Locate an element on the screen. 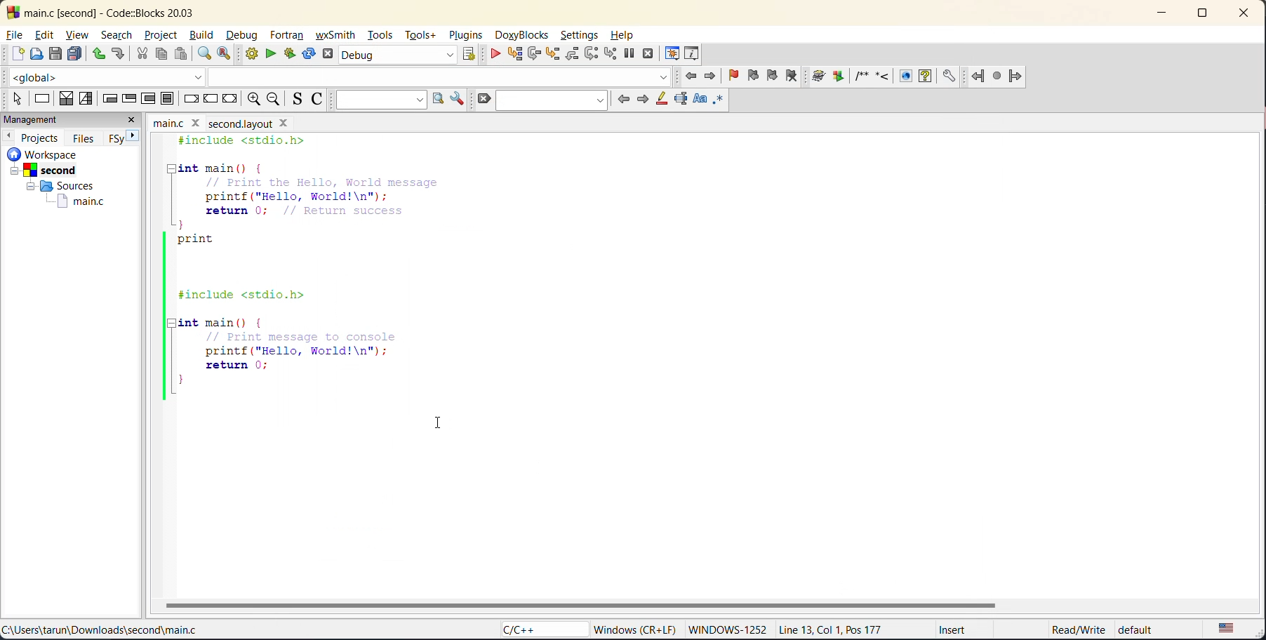 The image size is (1266, 640). edit is located at coordinates (46, 36).